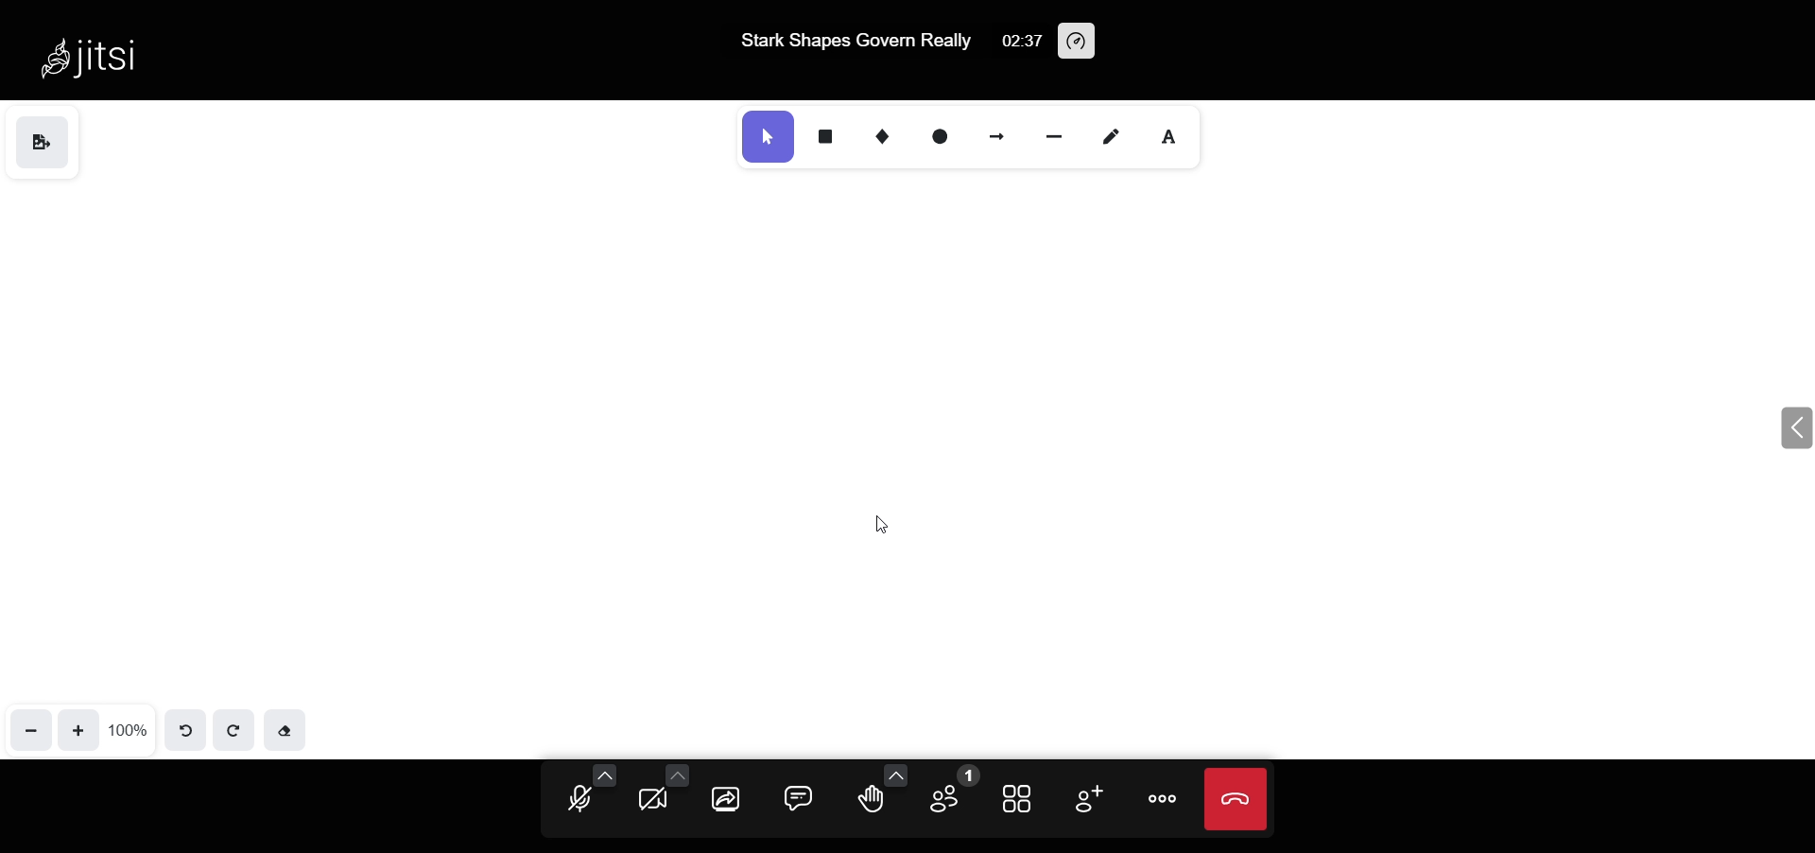 Image resolution: width=1815 pixels, height=853 pixels. I want to click on eraser, so click(285, 728).